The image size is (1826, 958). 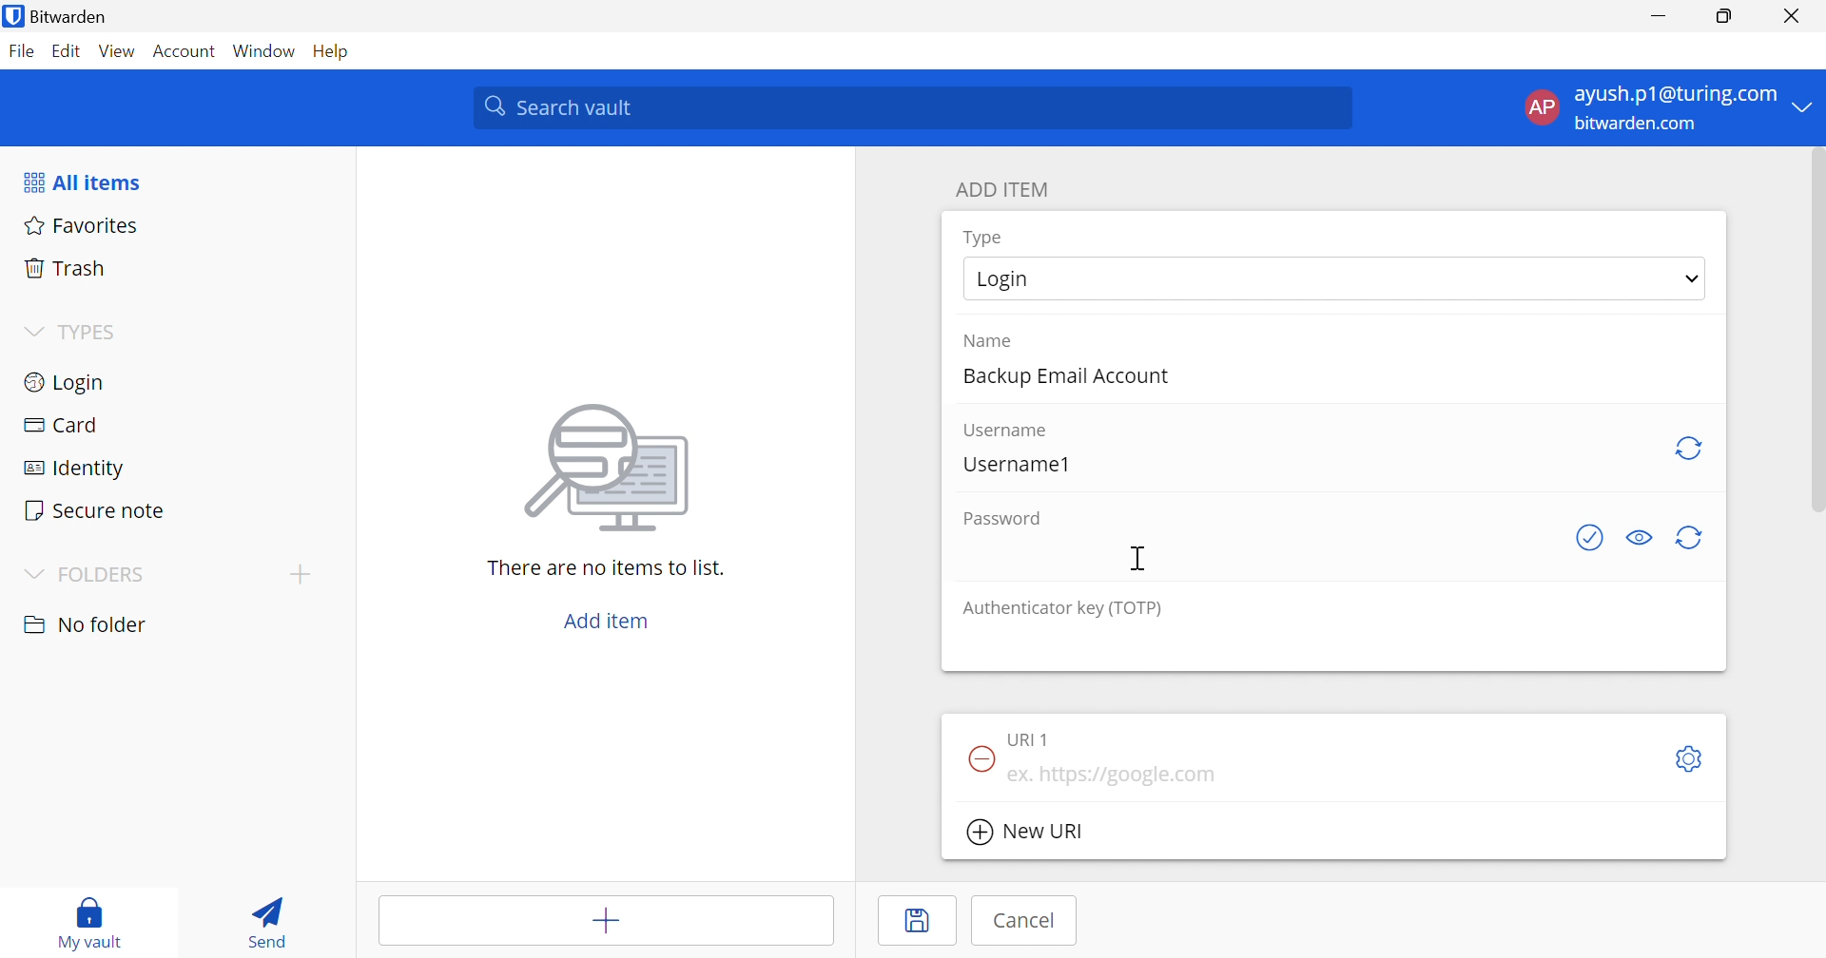 What do you see at coordinates (87, 626) in the screenshot?
I see `No folder` at bounding box center [87, 626].